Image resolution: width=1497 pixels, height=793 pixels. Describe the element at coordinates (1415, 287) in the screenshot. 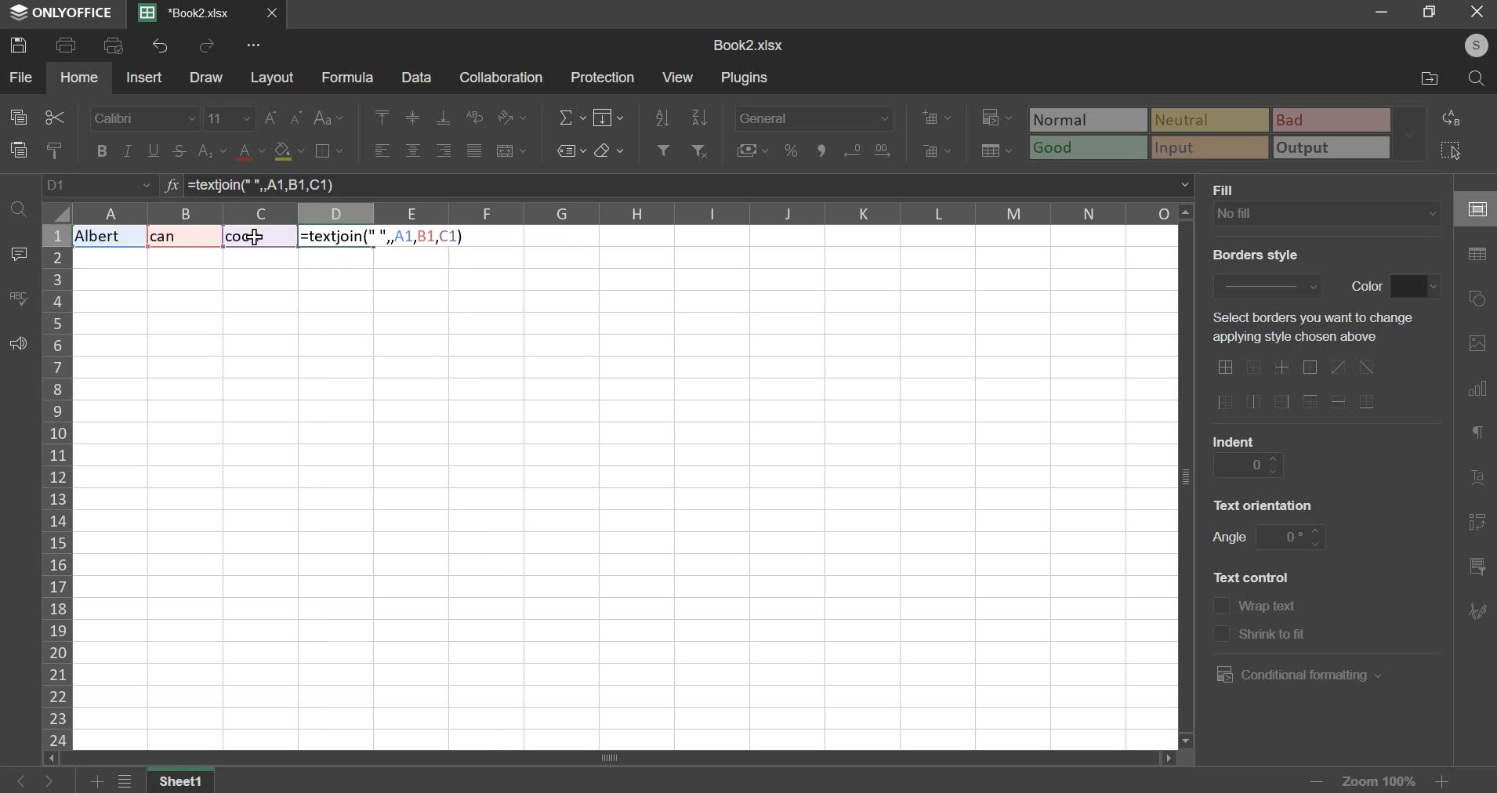

I see `border color` at that location.